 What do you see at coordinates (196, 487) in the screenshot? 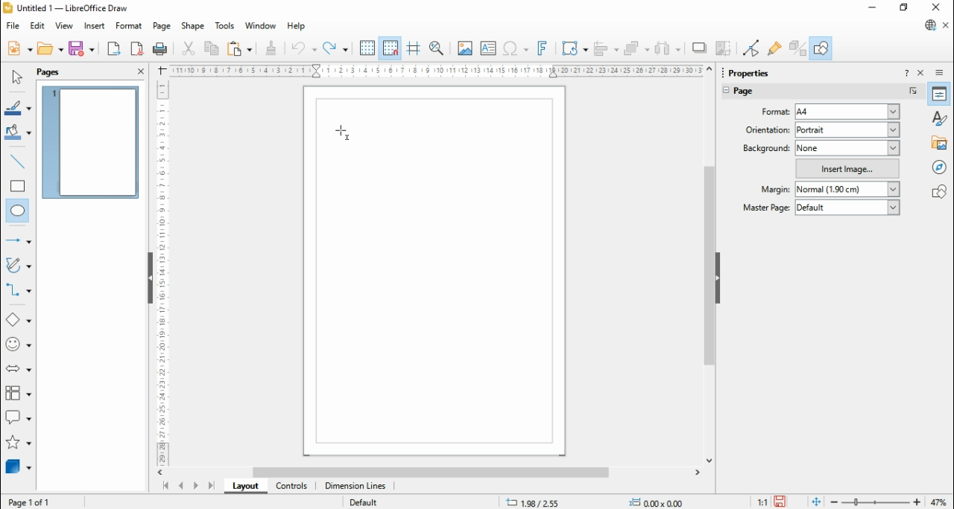
I see `next page` at bounding box center [196, 487].